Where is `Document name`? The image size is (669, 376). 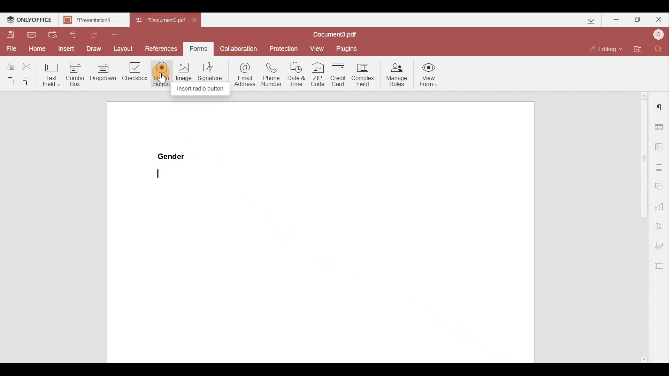 Document name is located at coordinates (162, 20).